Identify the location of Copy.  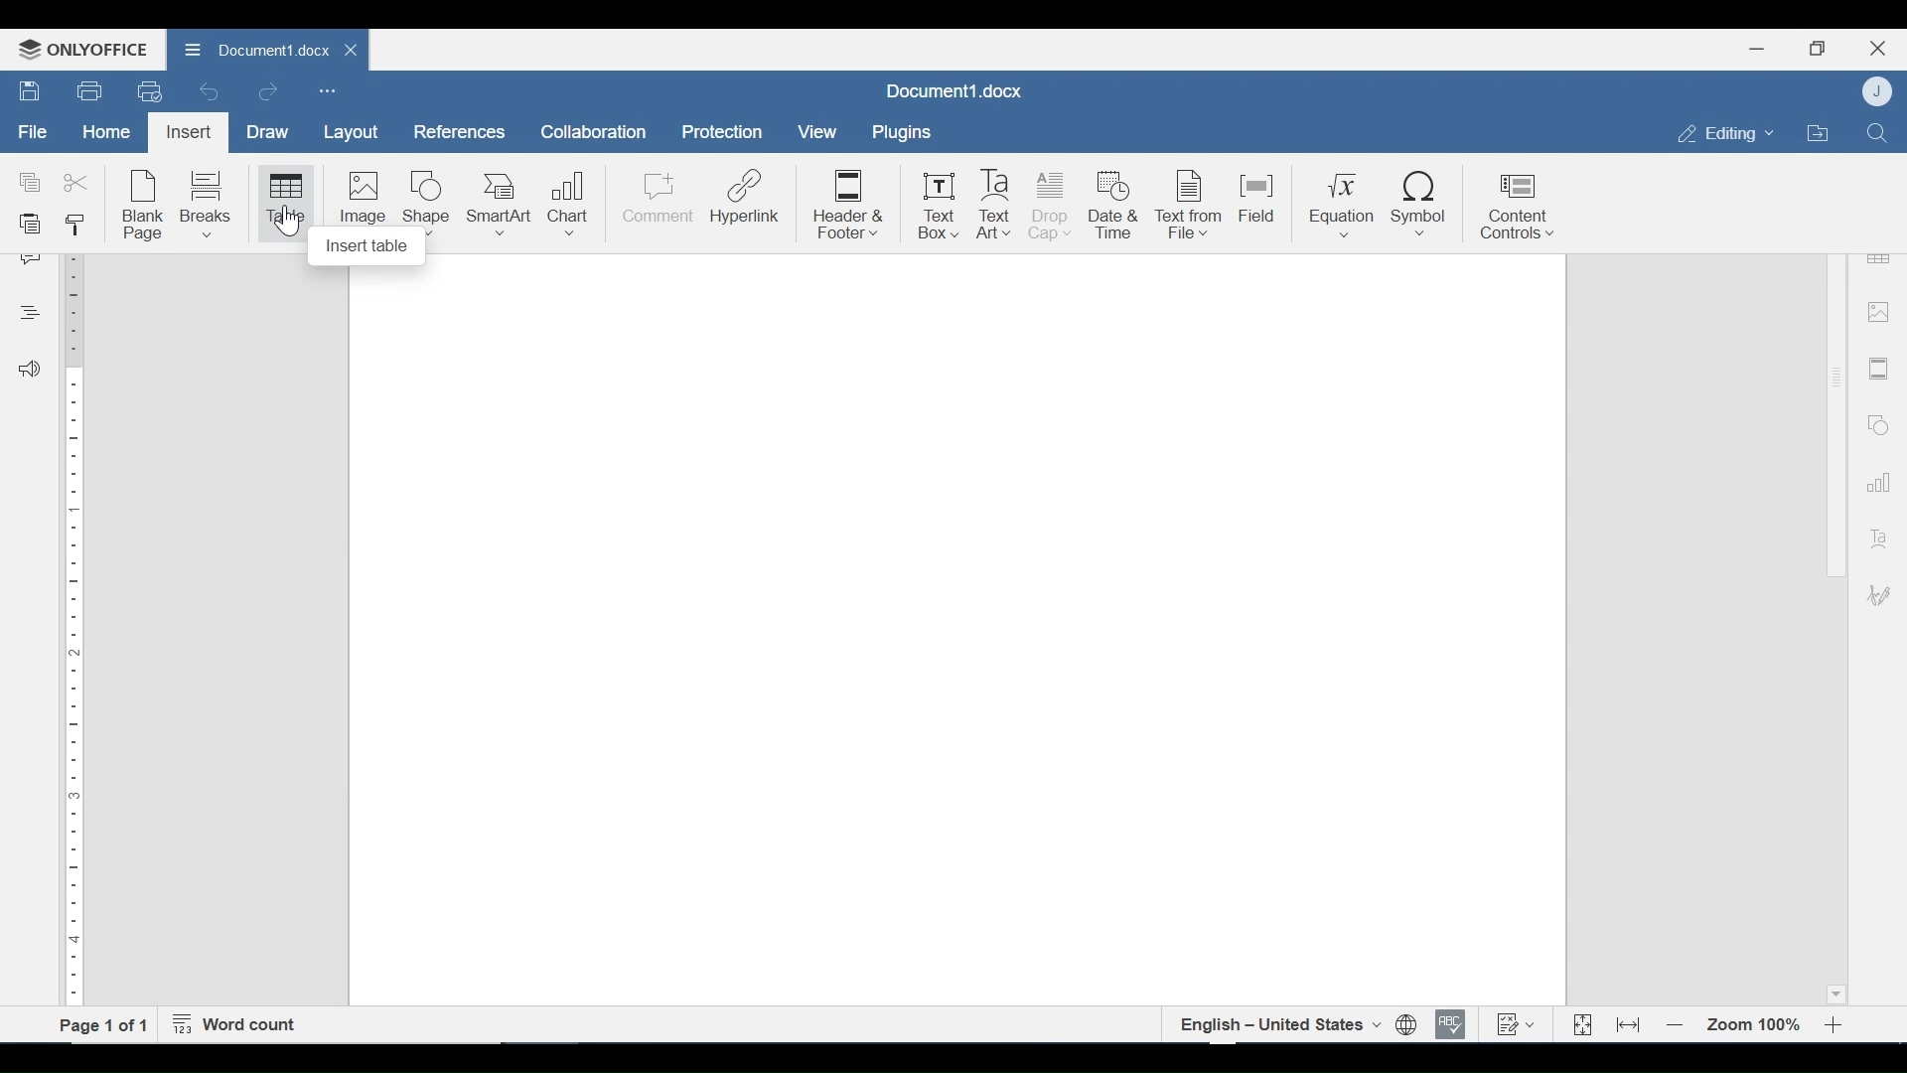
(31, 183).